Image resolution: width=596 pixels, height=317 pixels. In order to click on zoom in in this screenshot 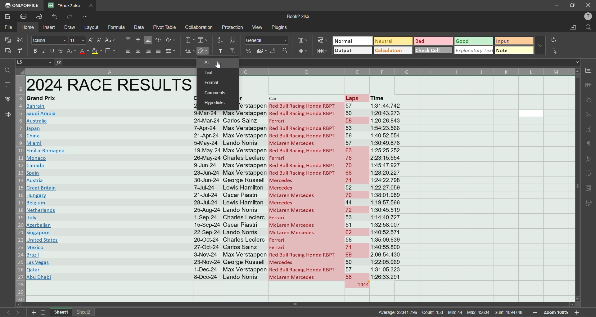, I will do `click(578, 311)`.